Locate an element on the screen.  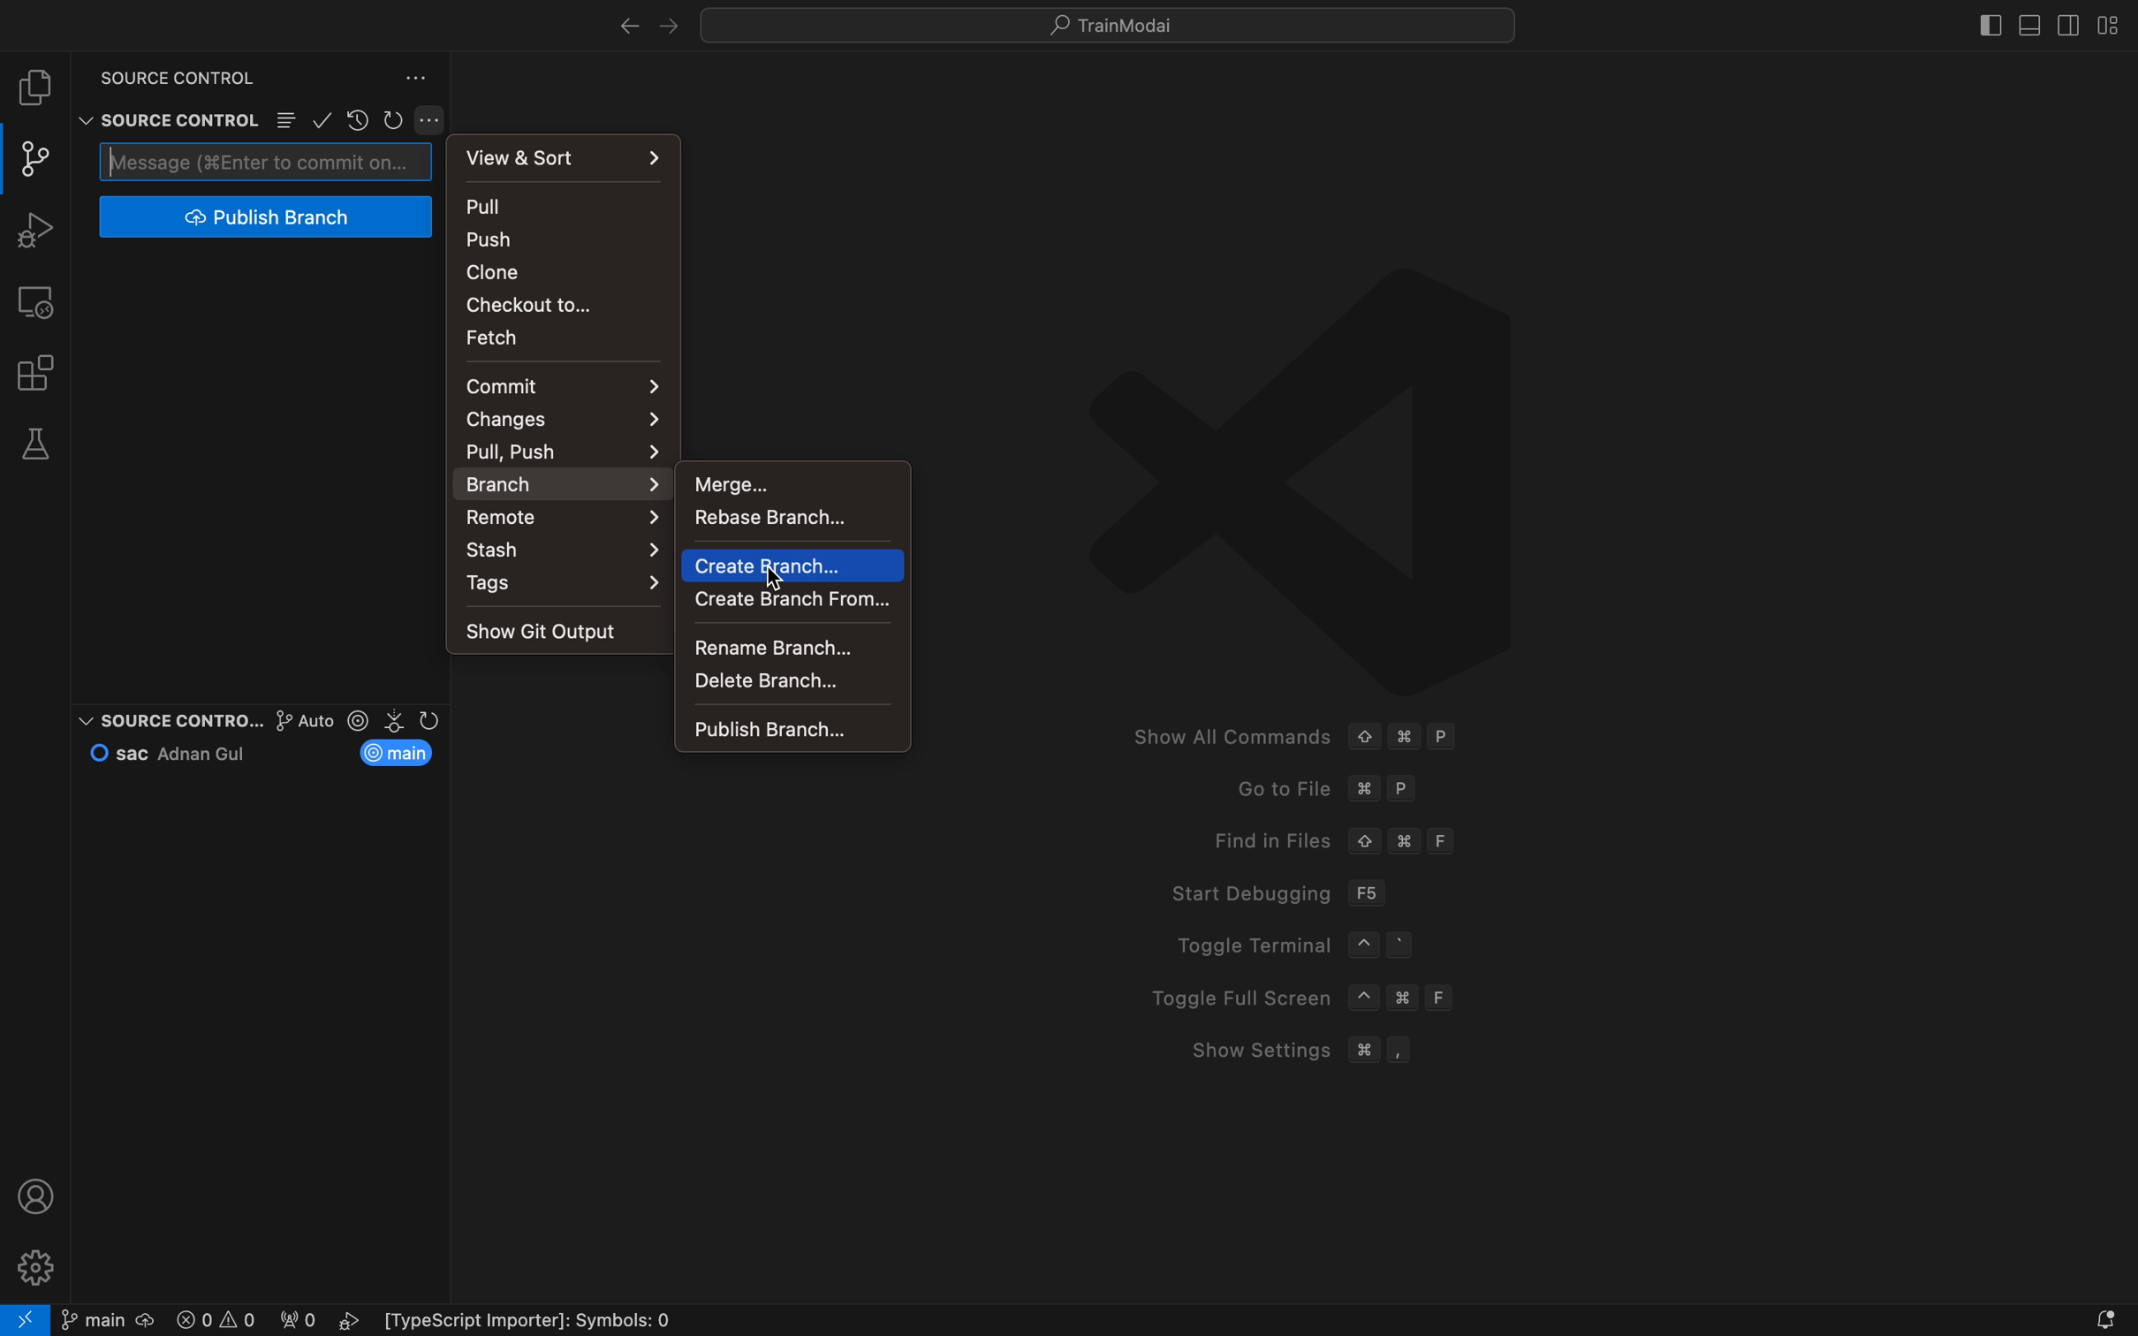
toggle bar is located at coordinates (1983, 21).